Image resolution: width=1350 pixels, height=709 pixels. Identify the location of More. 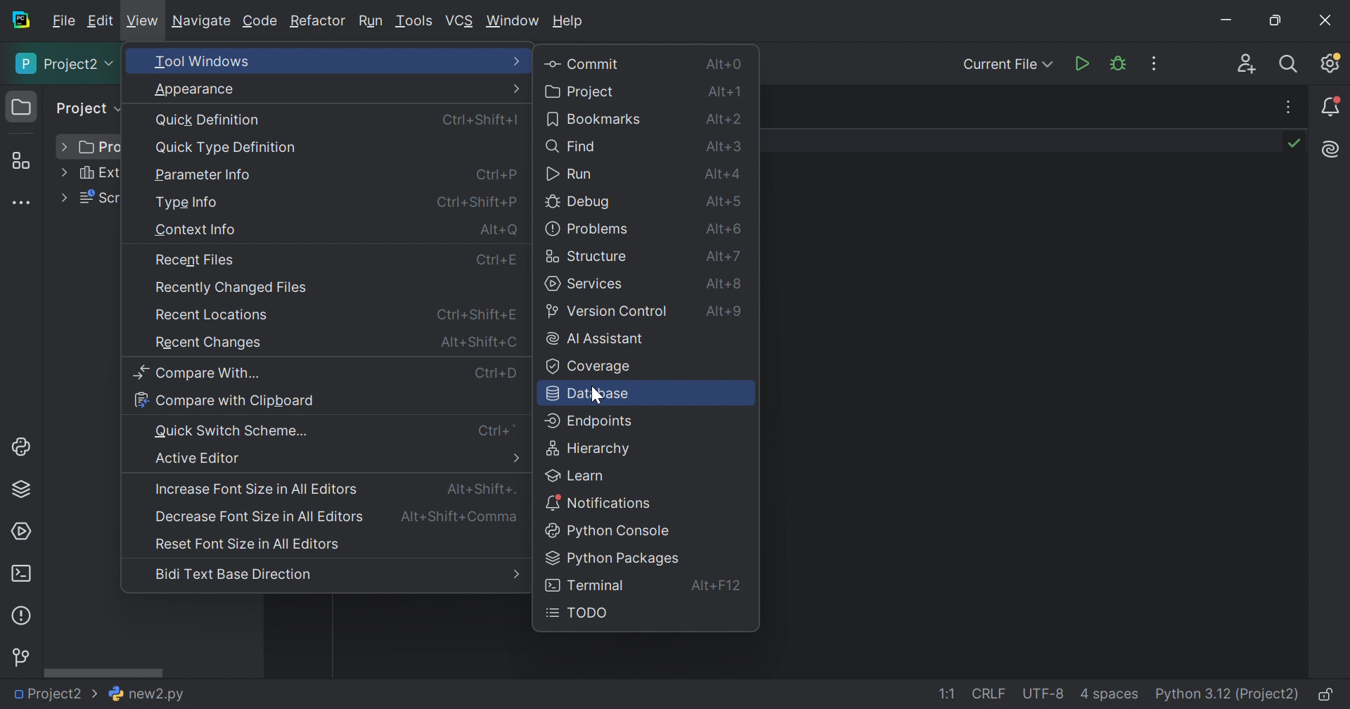
(65, 147).